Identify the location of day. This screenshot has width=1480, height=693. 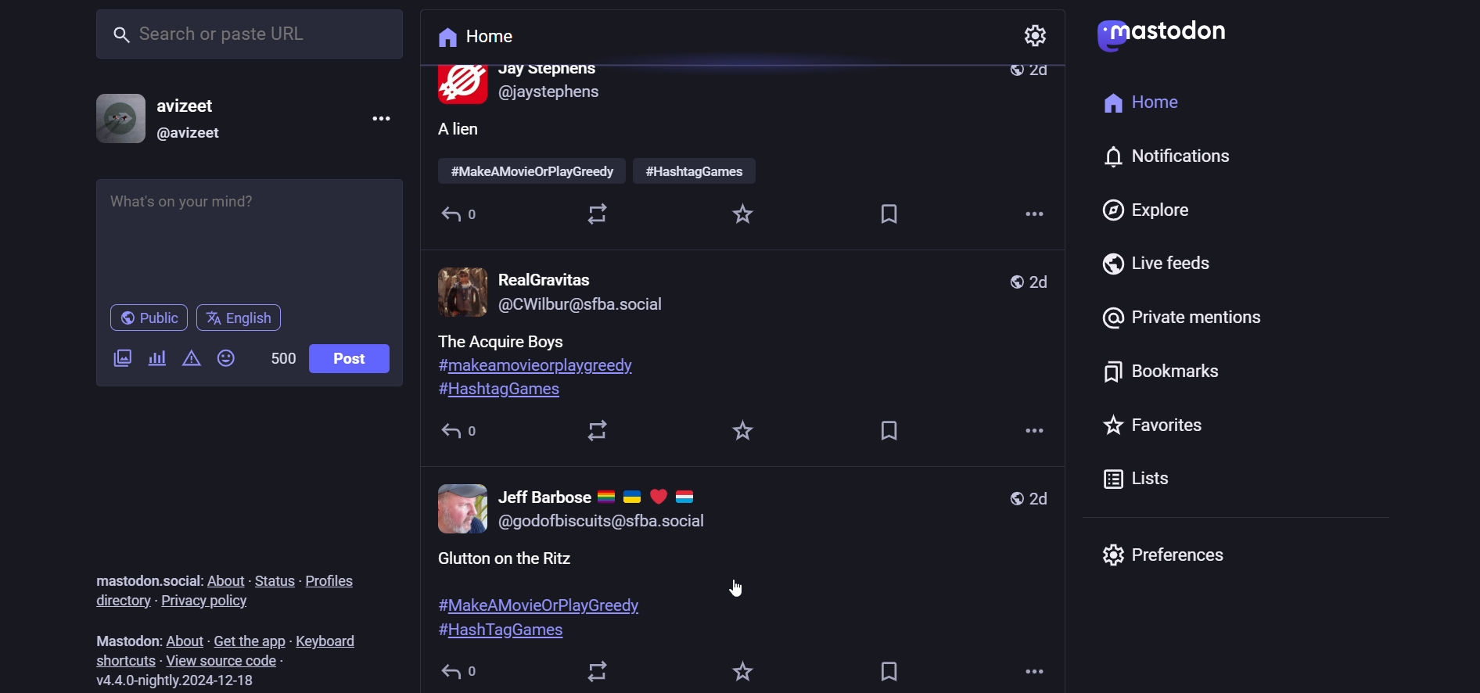
(1031, 70).